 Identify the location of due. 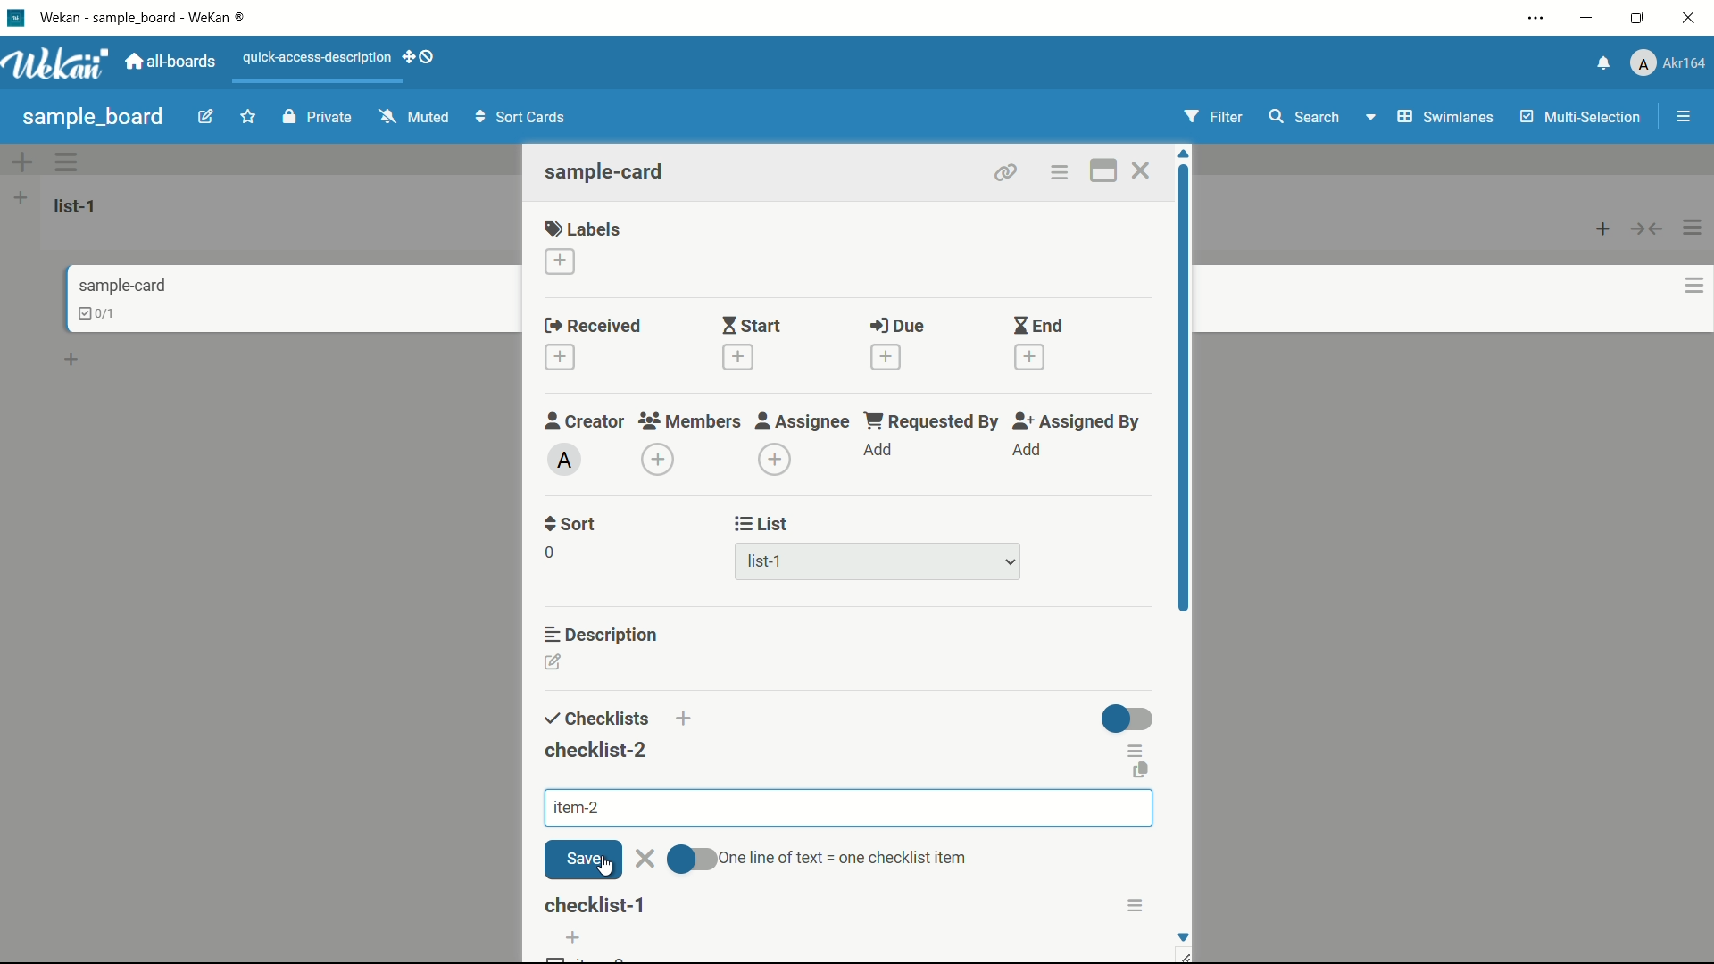
(897, 327).